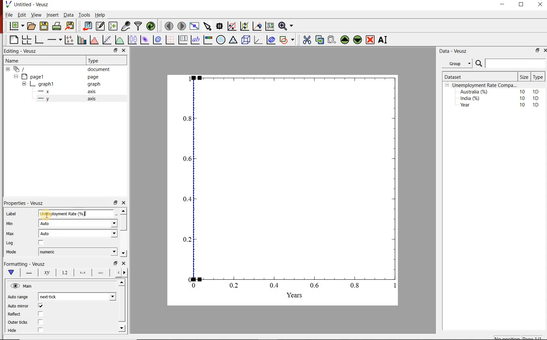  What do you see at coordinates (117, 272) in the screenshot?
I see `more left` at bounding box center [117, 272].